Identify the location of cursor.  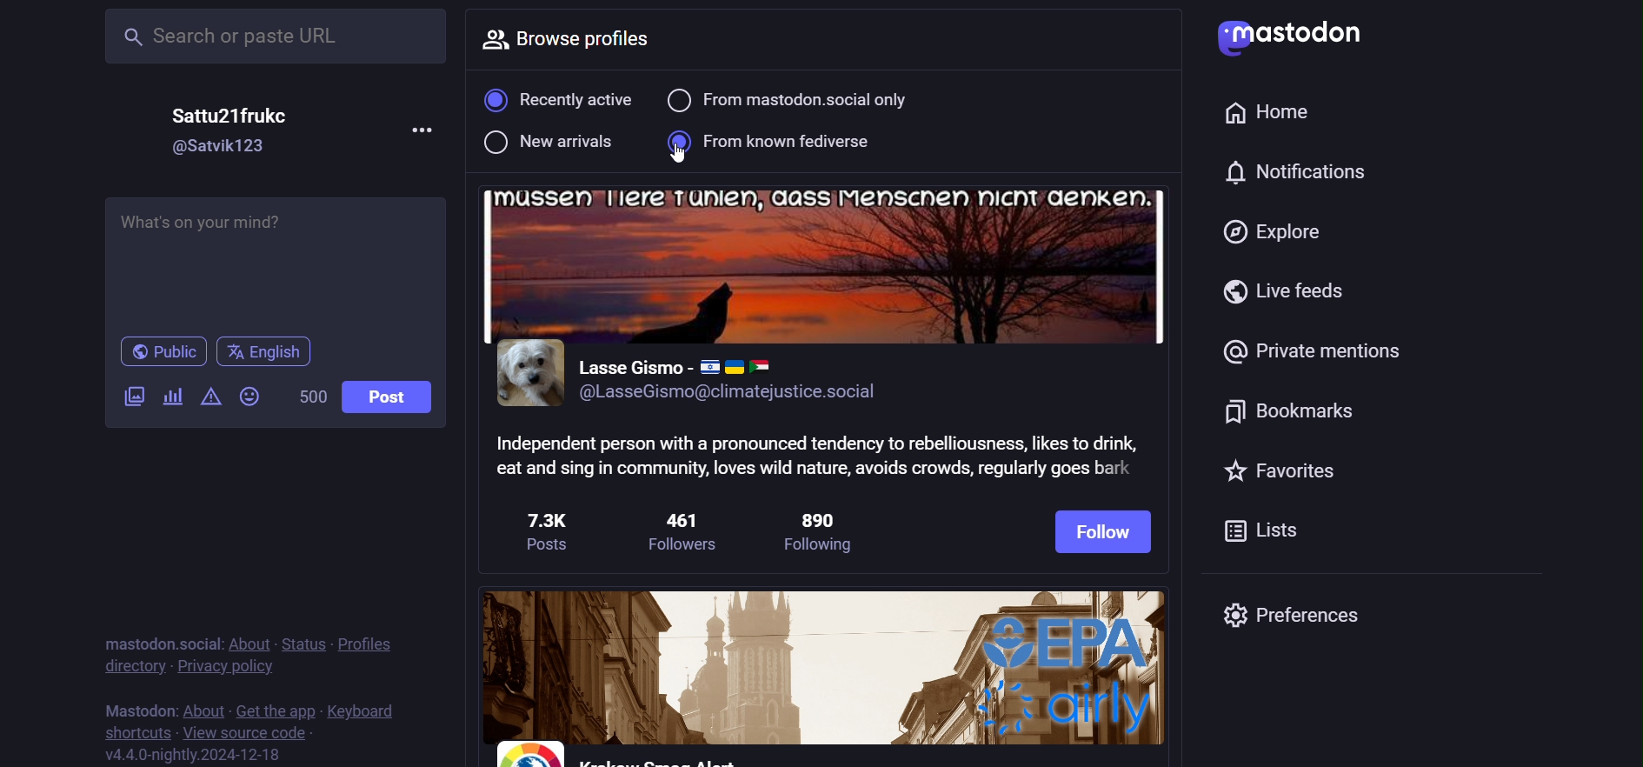
(689, 157).